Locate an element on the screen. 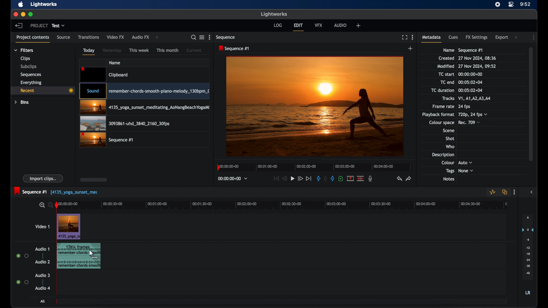  tc start is located at coordinates (447, 74).